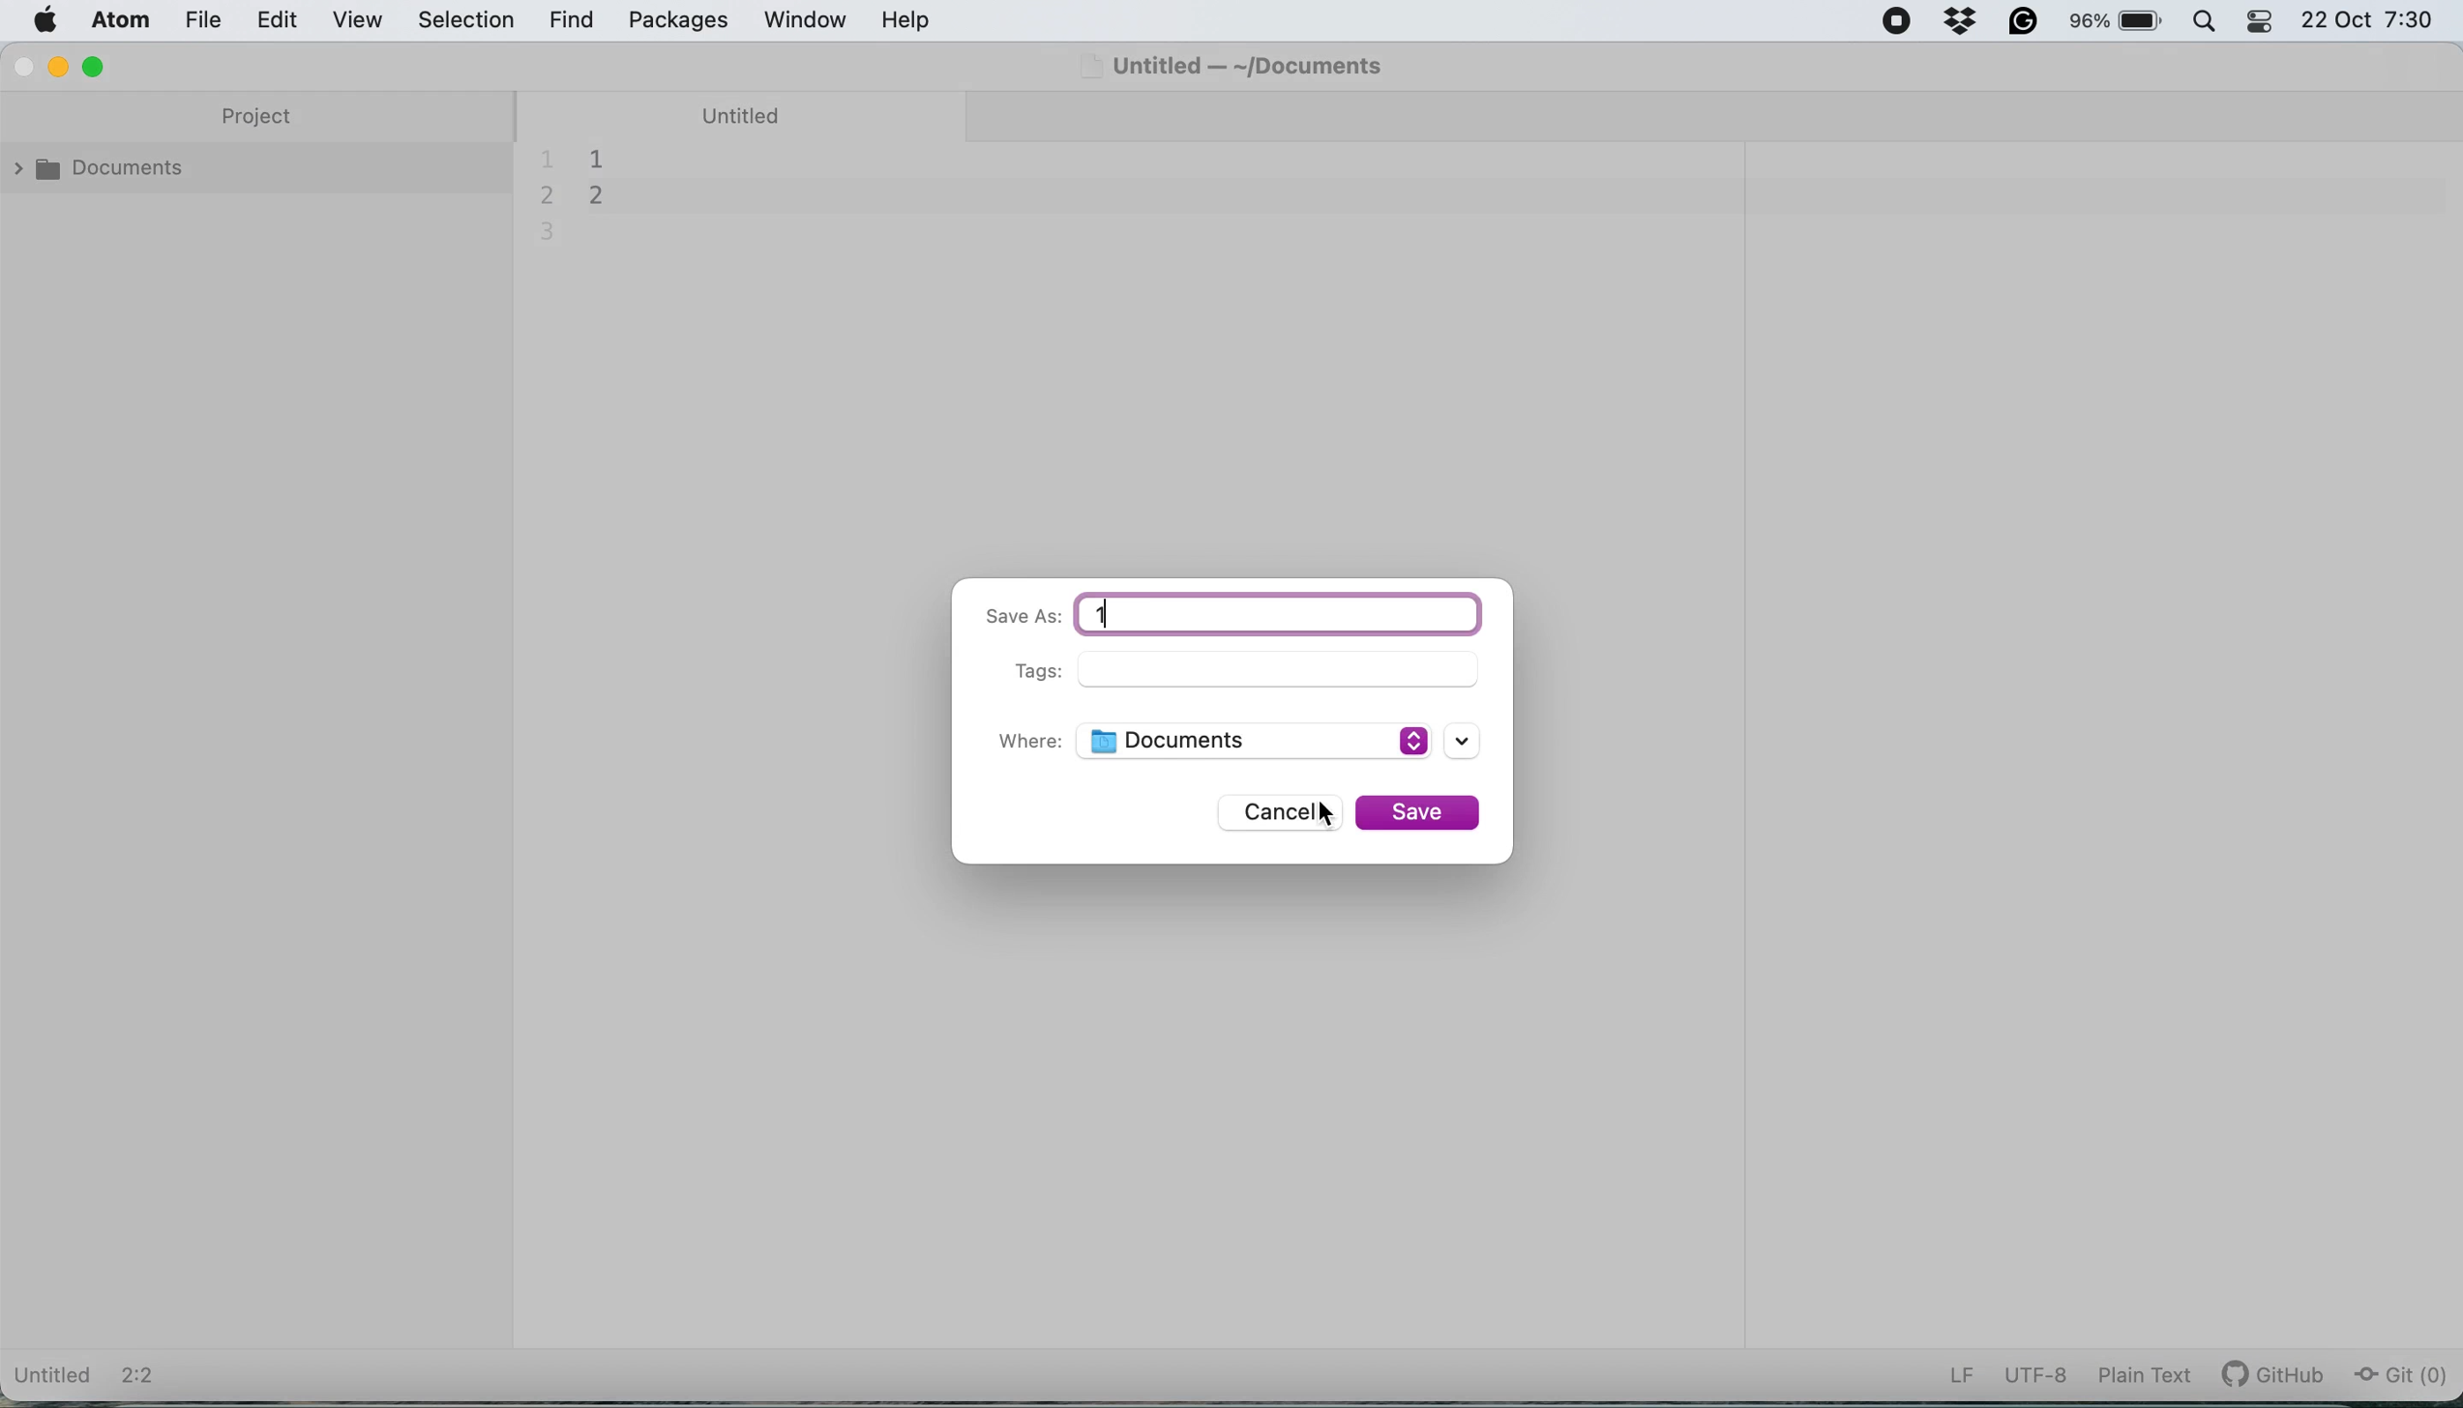  I want to click on 22 Oct 7:30, so click(2368, 20).